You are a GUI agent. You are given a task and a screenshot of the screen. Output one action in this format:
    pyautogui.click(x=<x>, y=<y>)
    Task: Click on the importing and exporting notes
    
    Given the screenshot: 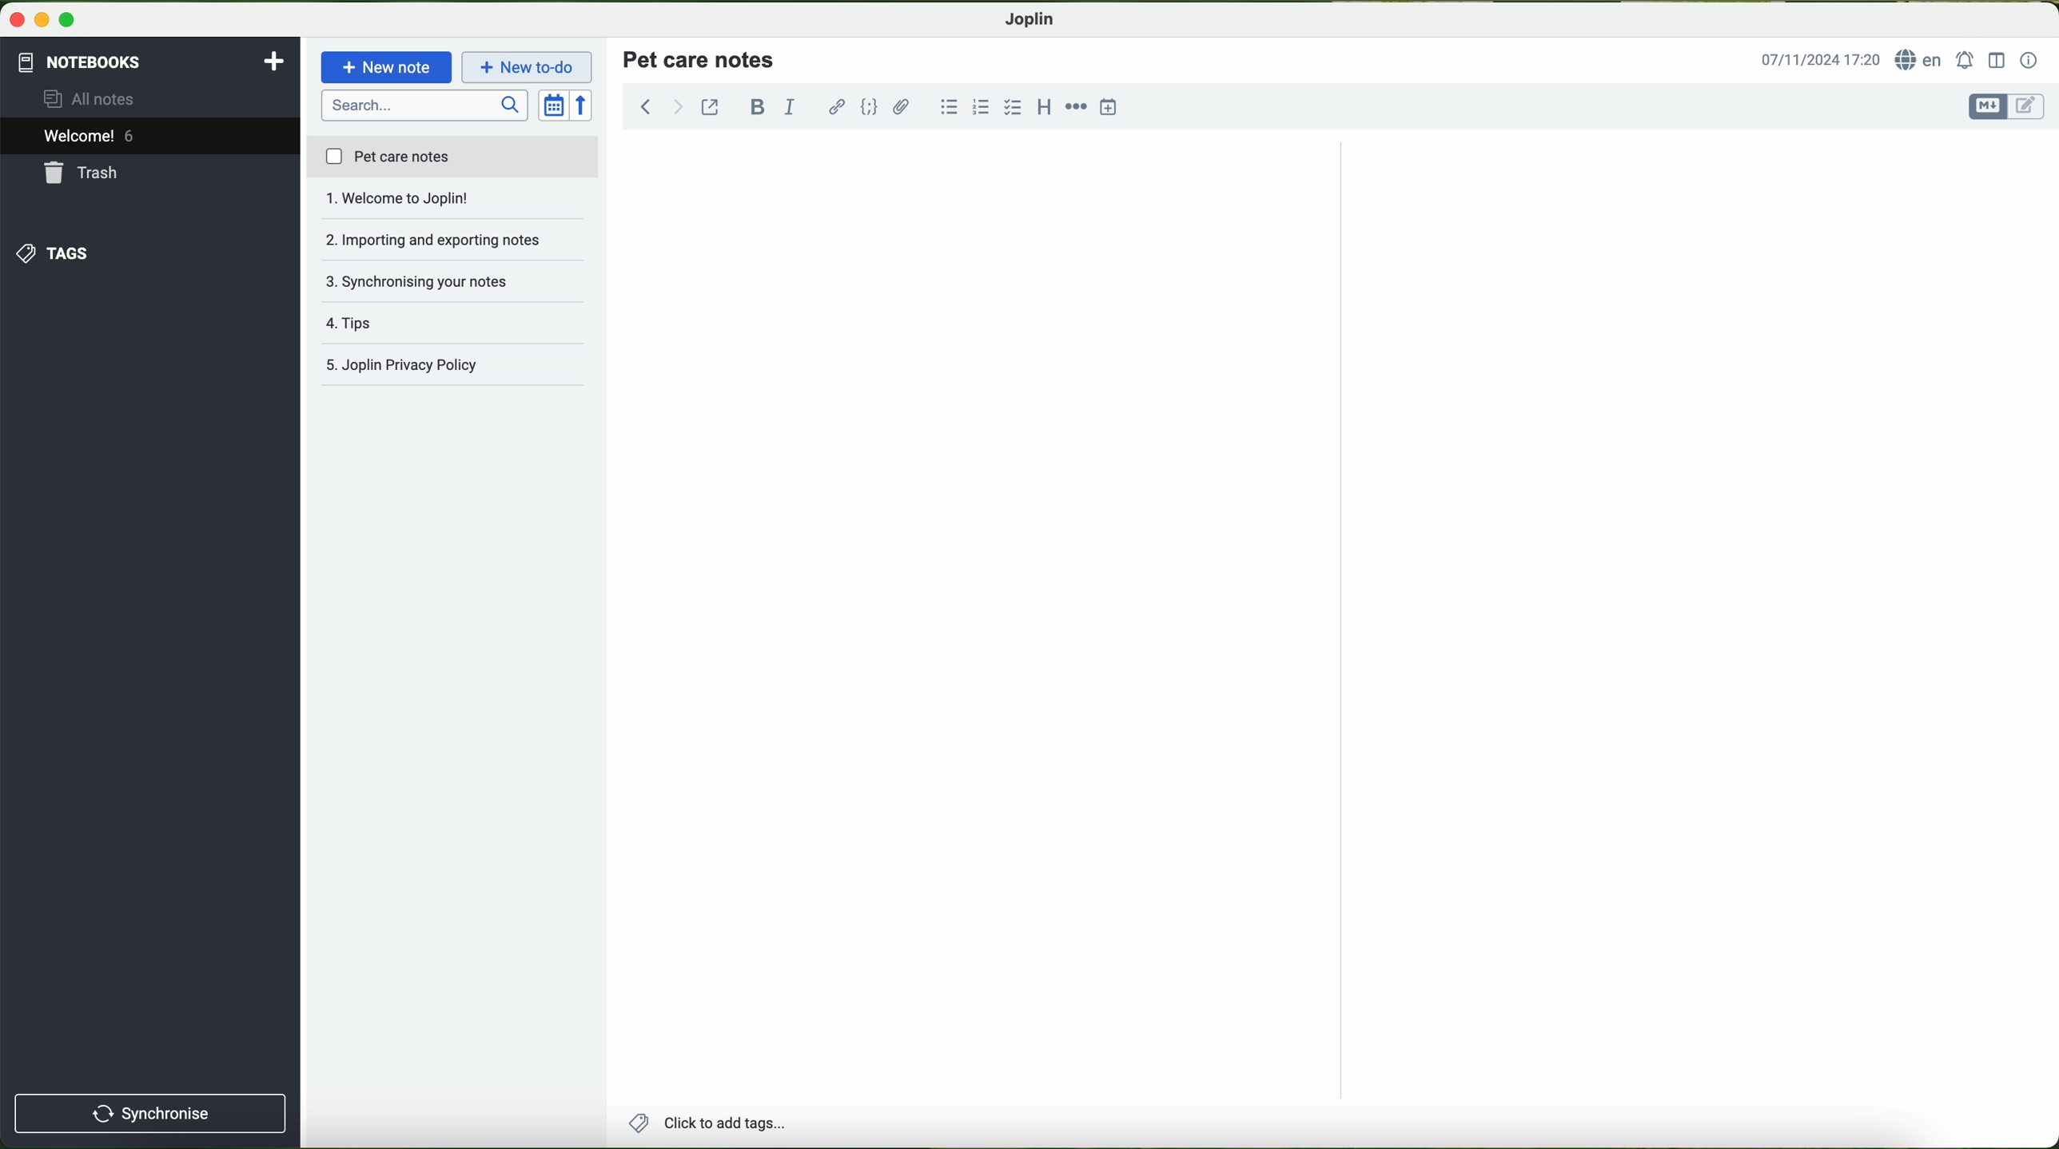 What is the action you would take?
    pyautogui.click(x=453, y=203)
    